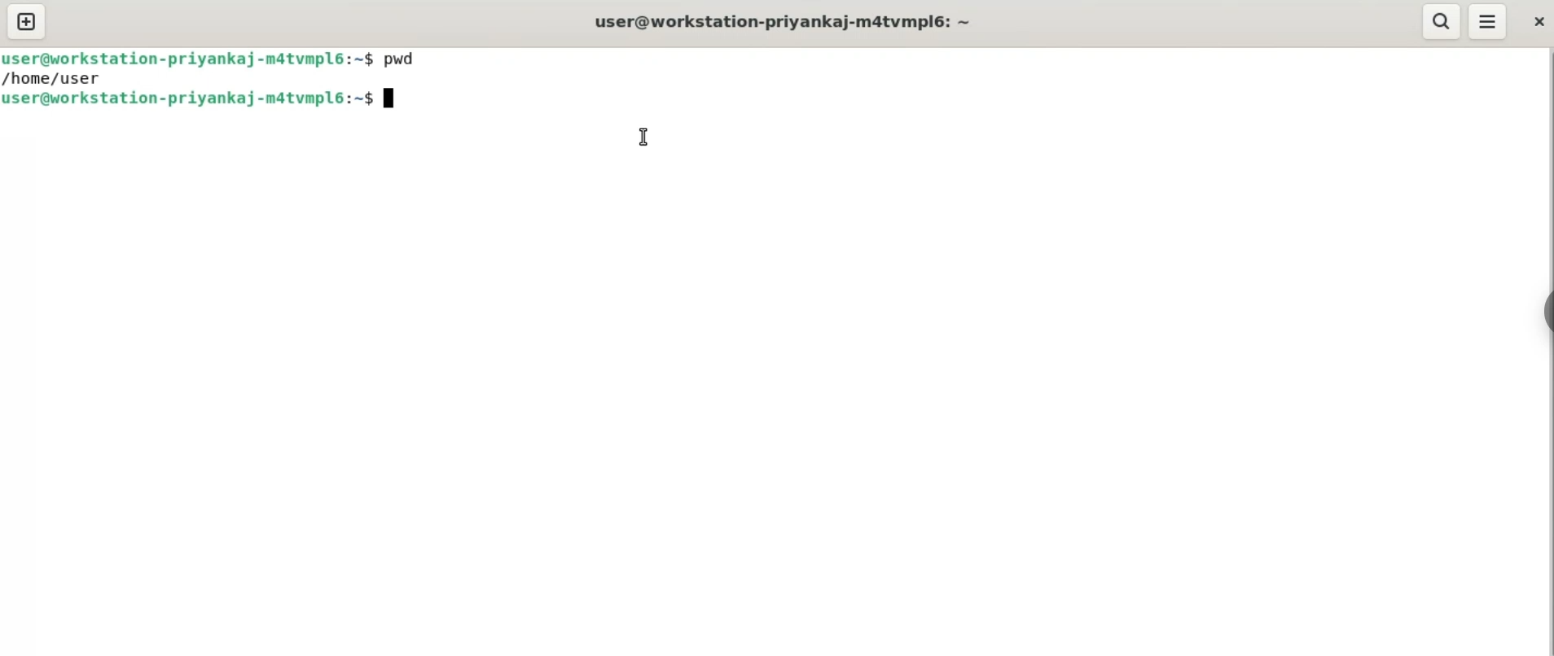 Image resolution: width=1554 pixels, height=656 pixels. What do you see at coordinates (217, 58) in the screenshot?
I see `user@workstation-privankaj-matvmpl6:~$ pwd` at bounding box center [217, 58].